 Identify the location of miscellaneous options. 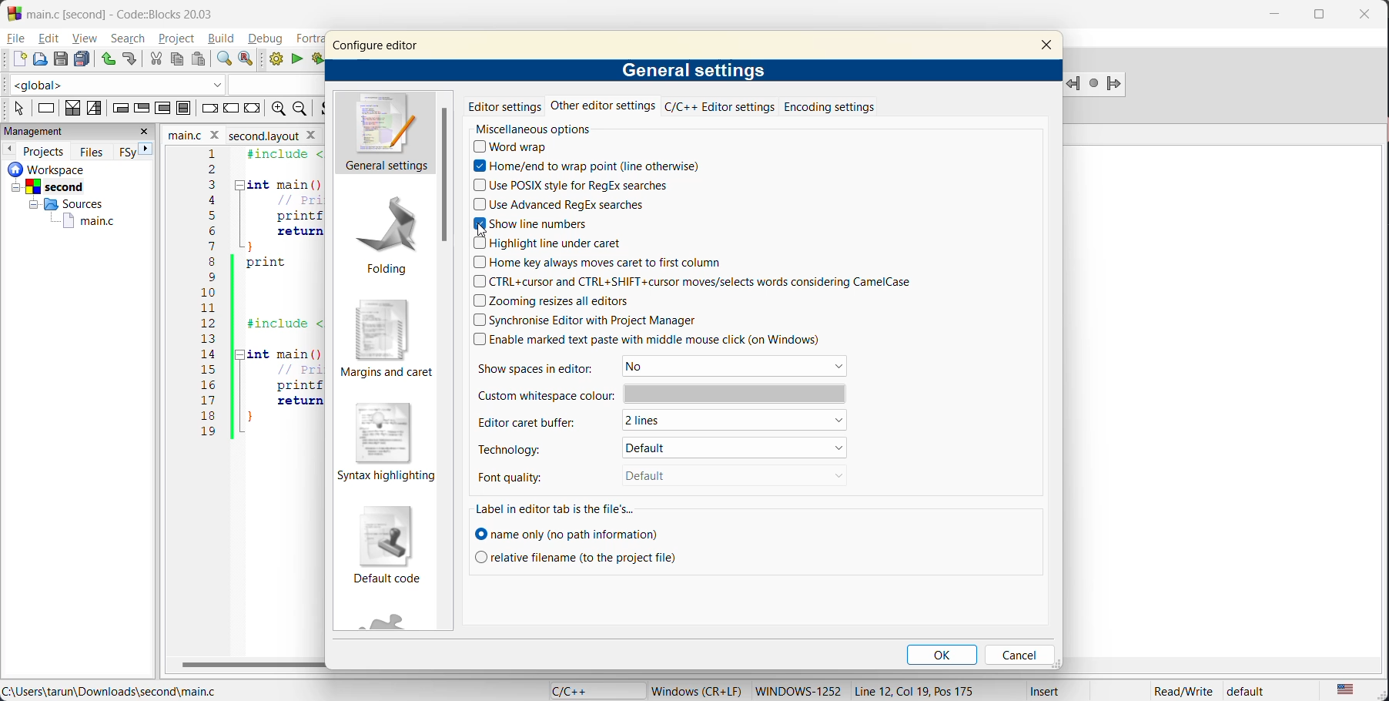
(544, 130).